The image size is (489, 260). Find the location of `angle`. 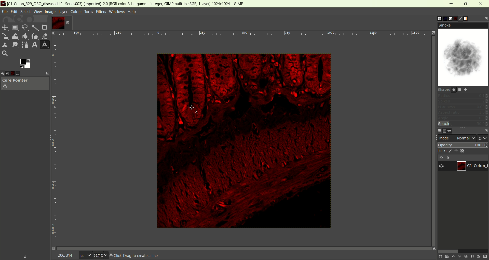

angle is located at coordinates (463, 119).